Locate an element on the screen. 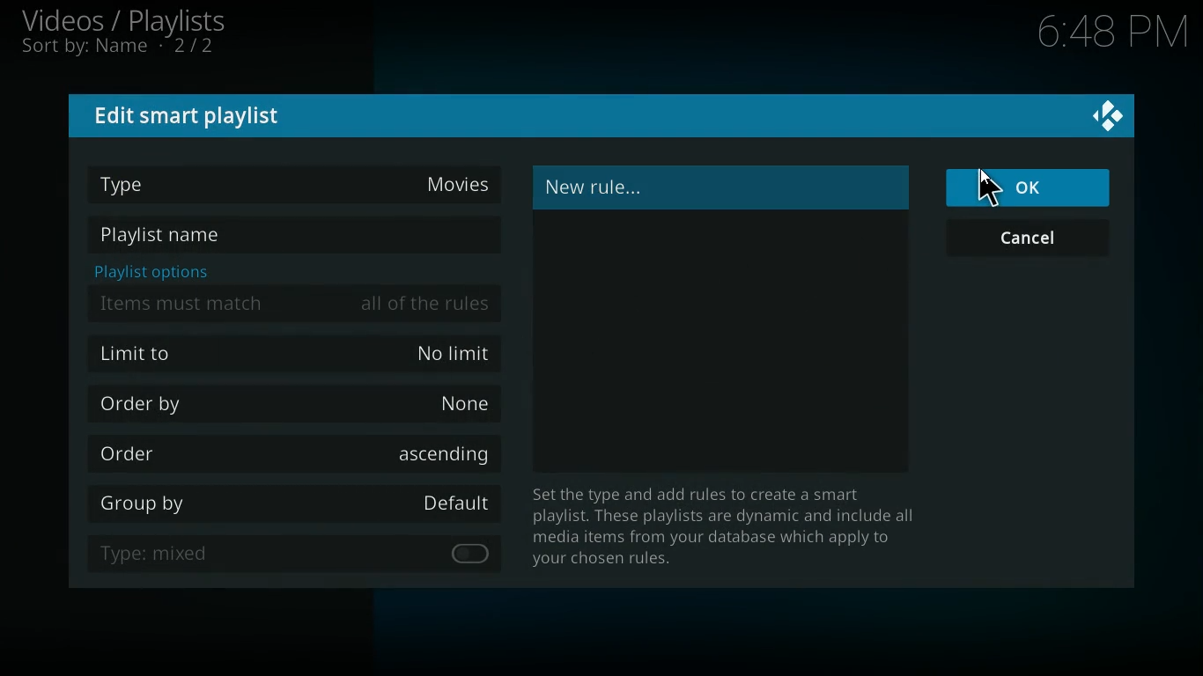  type  is located at coordinates (299, 181).